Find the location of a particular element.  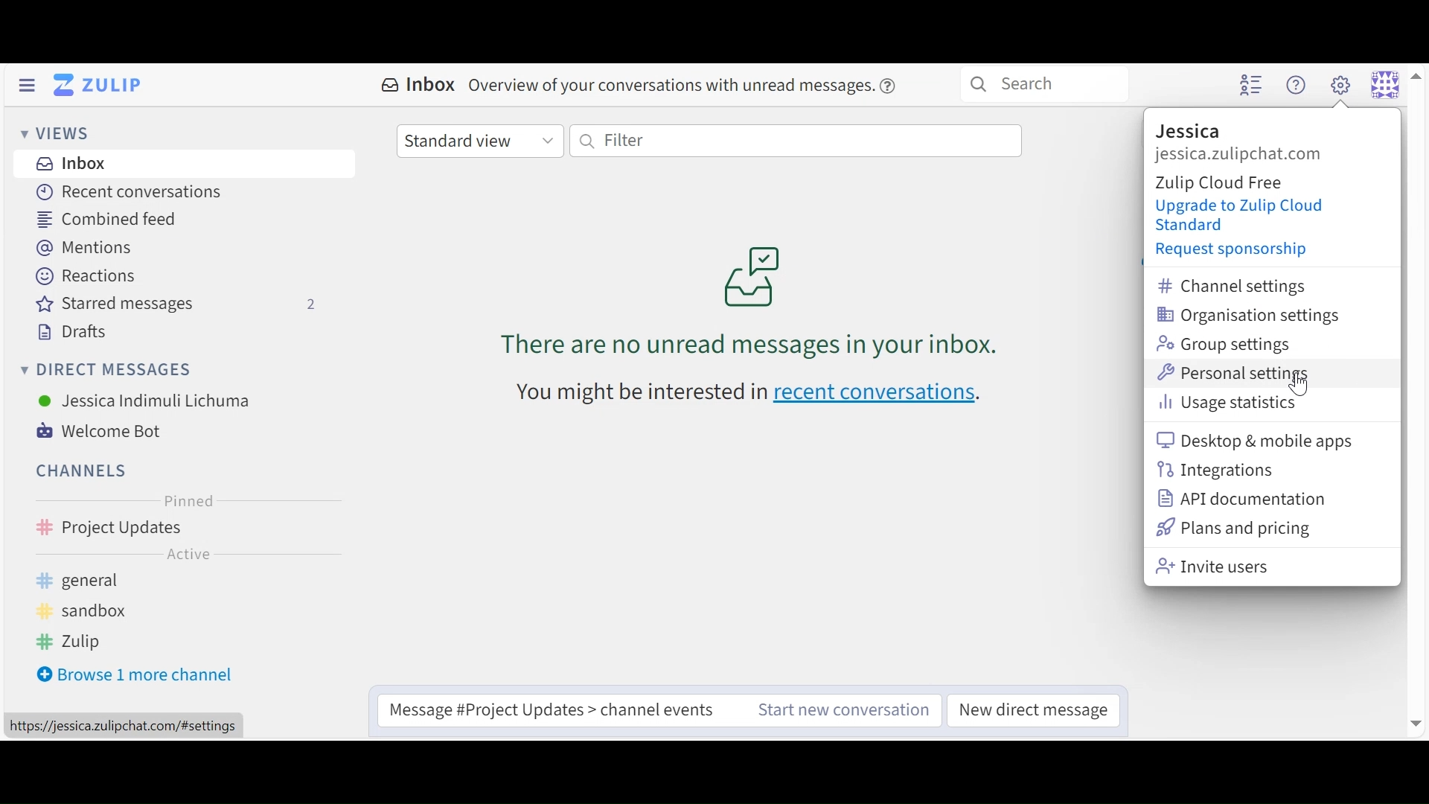

Desktop and mobile apps is located at coordinates (1263, 441).